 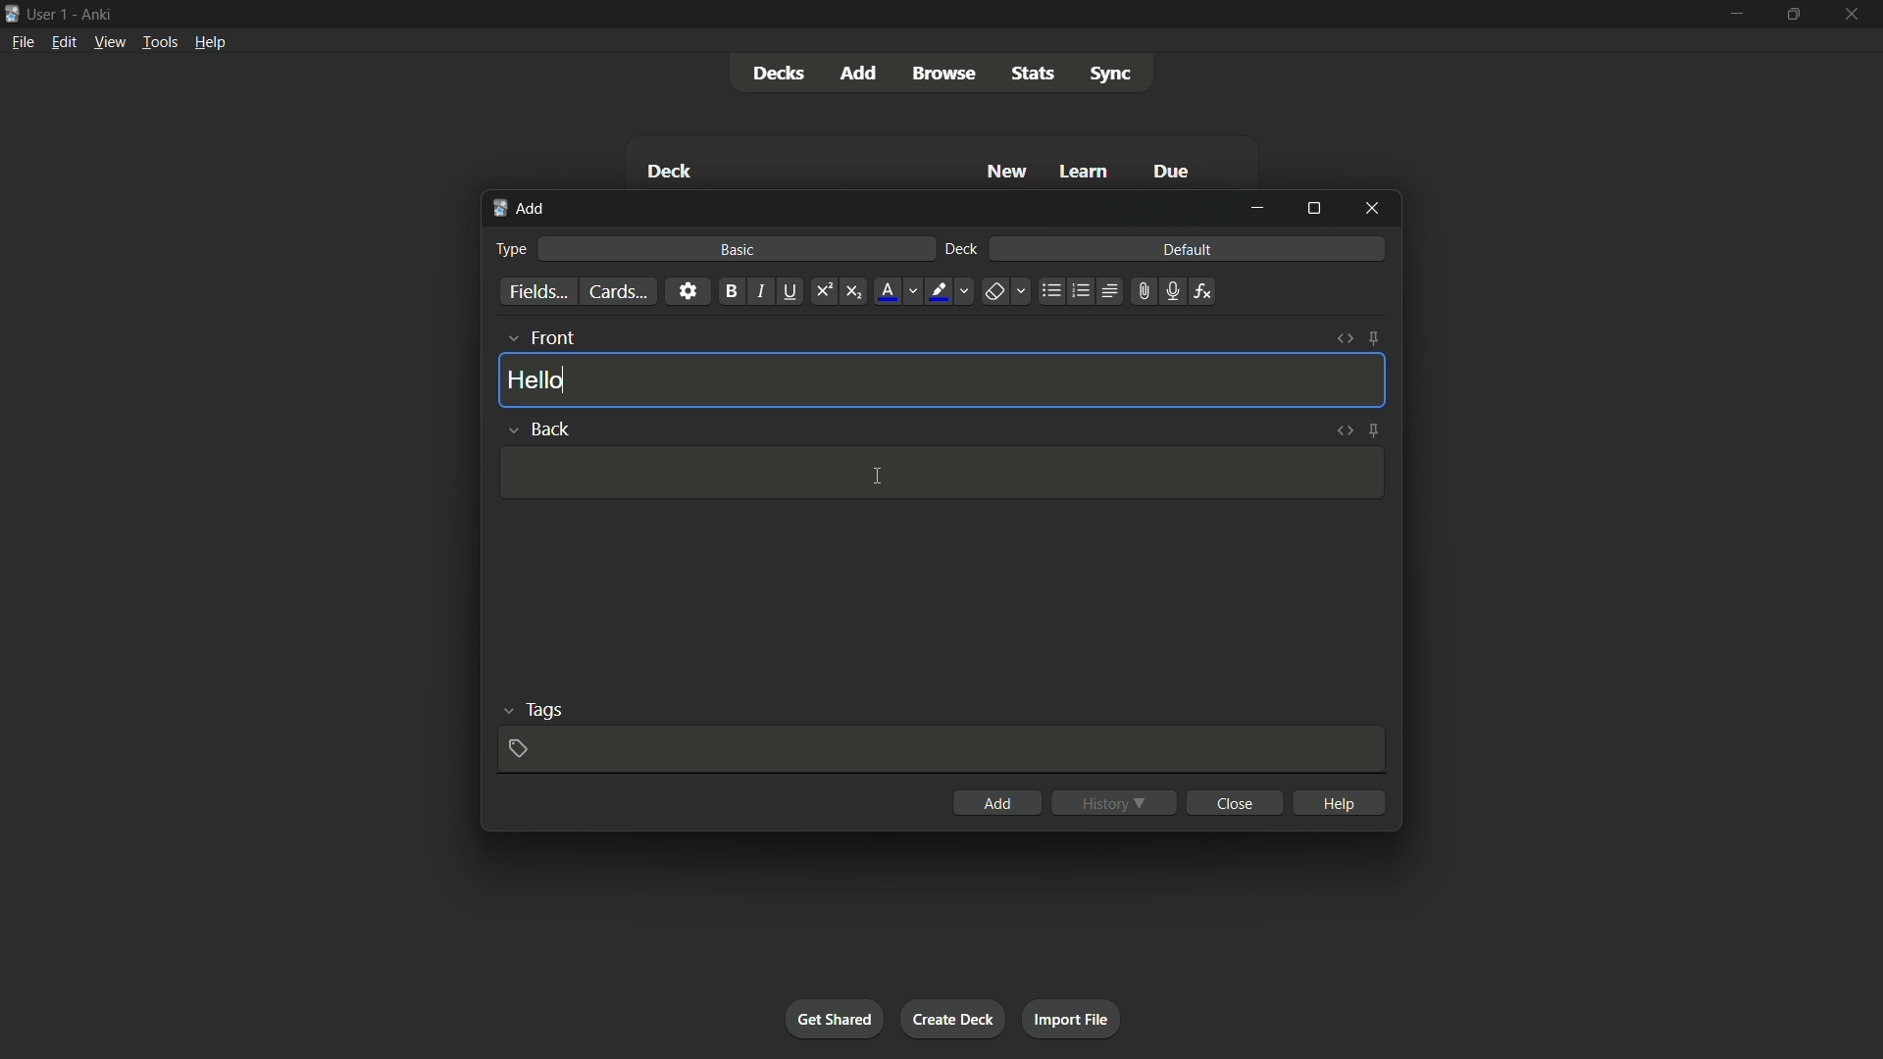 I want to click on learn, so click(x=1085, y=171).